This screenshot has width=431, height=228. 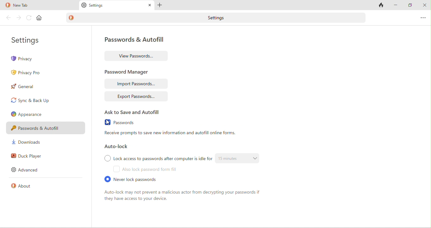 What do you see at coordinates (397, 5) in the screenshot?
I see `minimize` at bounding box center [397, 5].